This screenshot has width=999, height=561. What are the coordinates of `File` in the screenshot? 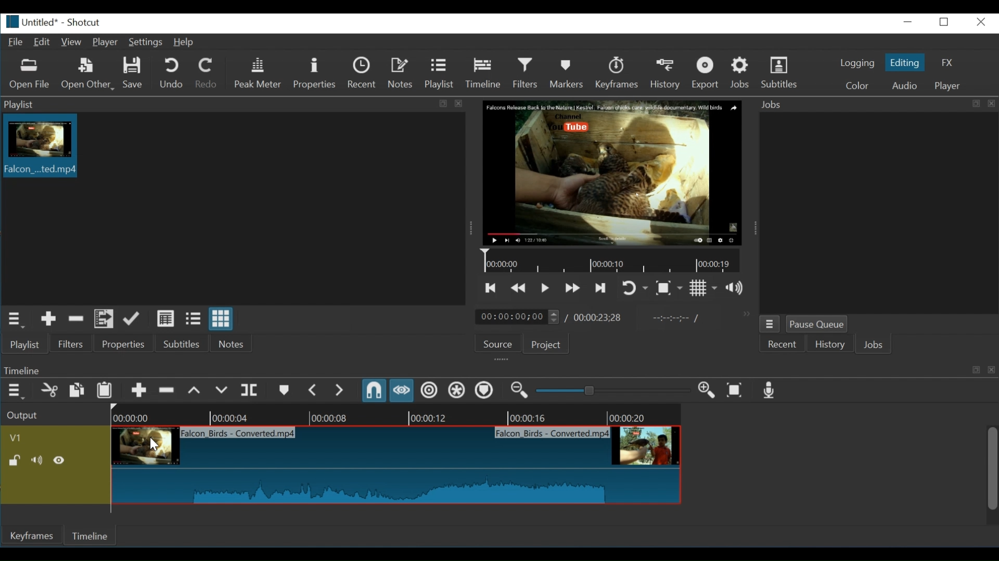 It's located at (14, 41).